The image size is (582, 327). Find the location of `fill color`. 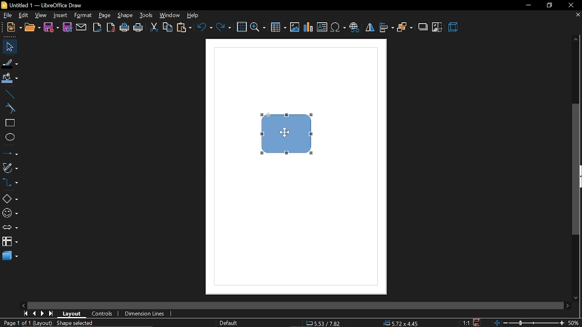

fill color is located at coordinates (10, 79).